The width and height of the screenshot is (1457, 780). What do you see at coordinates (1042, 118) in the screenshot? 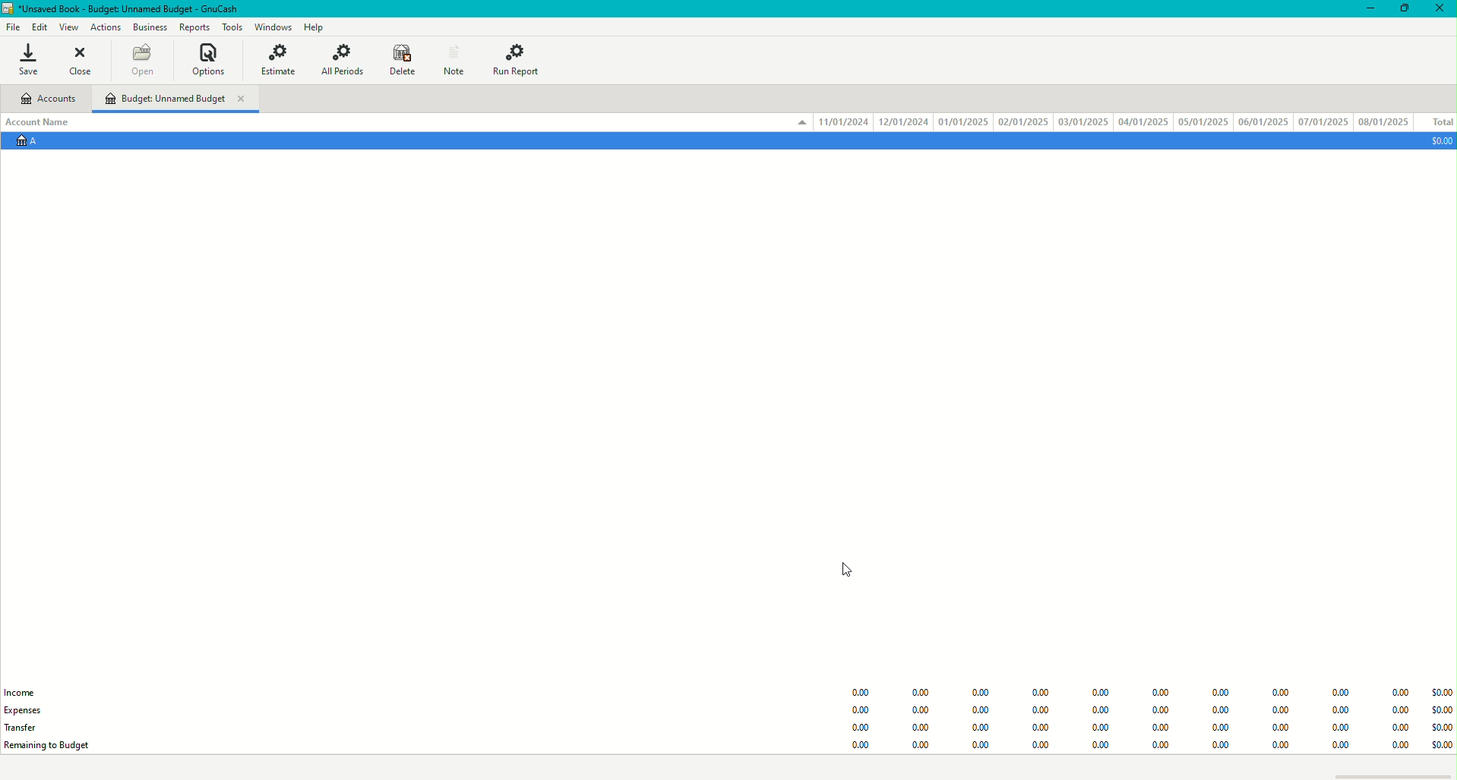
I see `Account Data` at bounding box center [1042, 118].